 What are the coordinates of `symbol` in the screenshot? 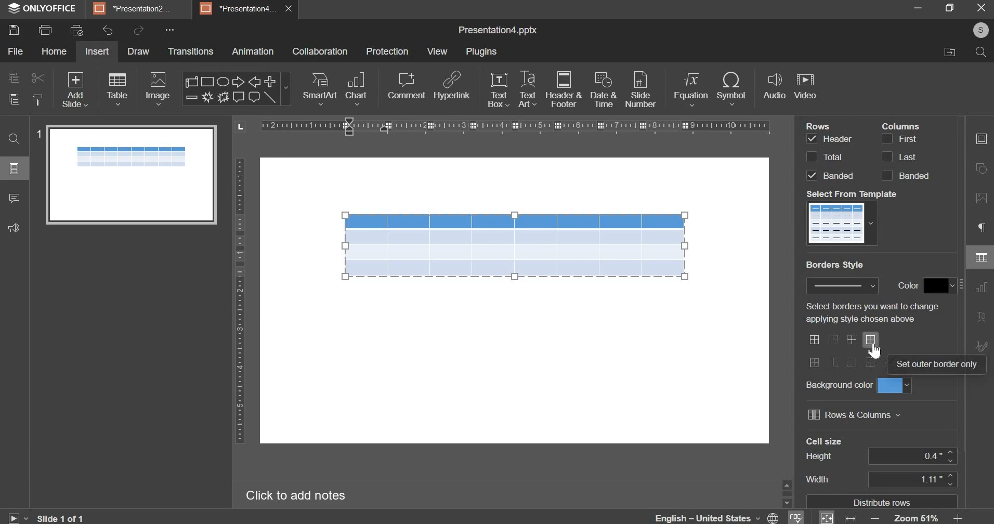 It's located at (735, 89).